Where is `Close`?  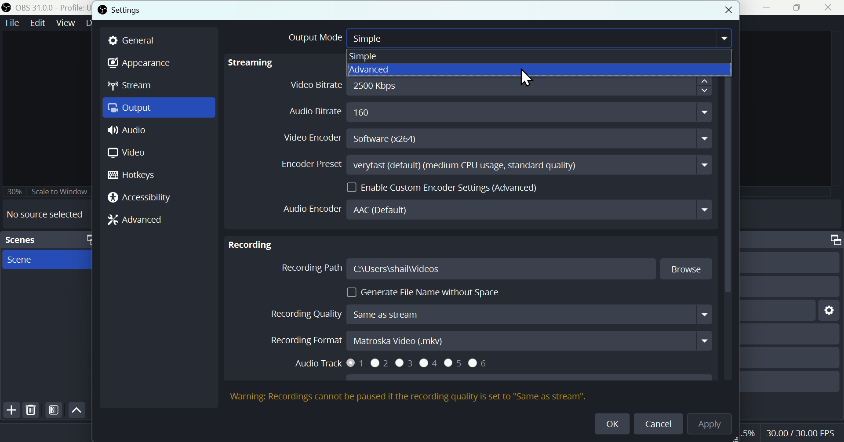
Close is located at coordinates (831, 7).